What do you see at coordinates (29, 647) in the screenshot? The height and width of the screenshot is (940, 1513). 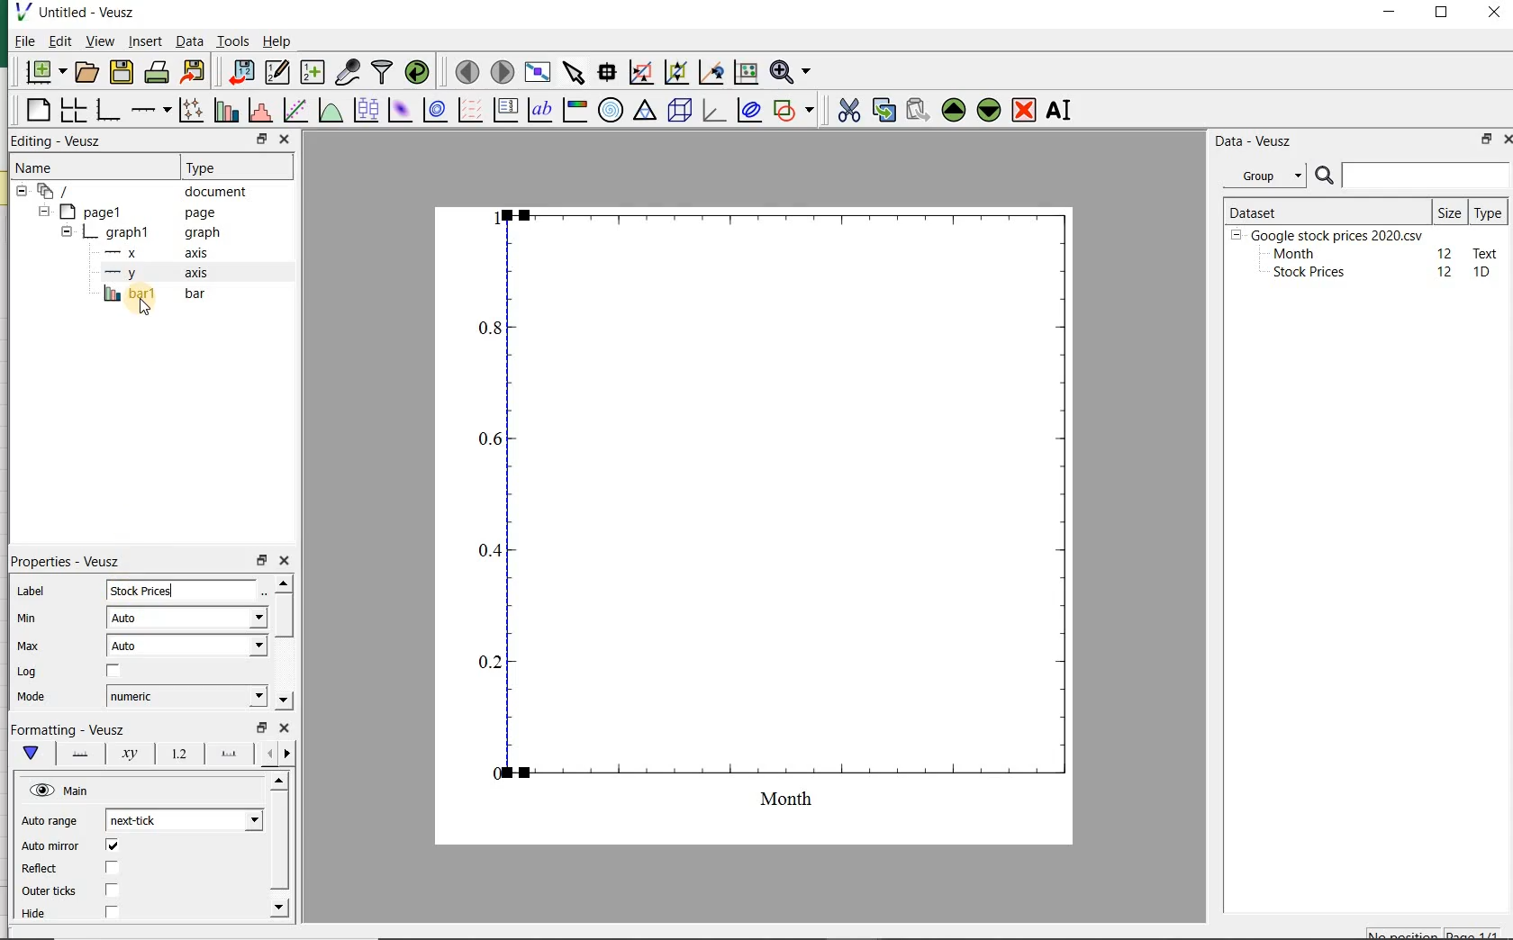 I see `Max` at bounding box center [29, 647].